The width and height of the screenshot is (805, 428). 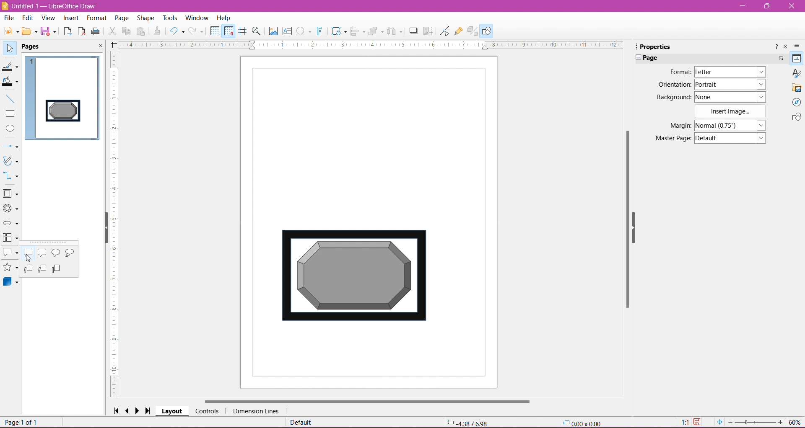 I want to click on Scroll to previous page, so click(x=128, y=410).